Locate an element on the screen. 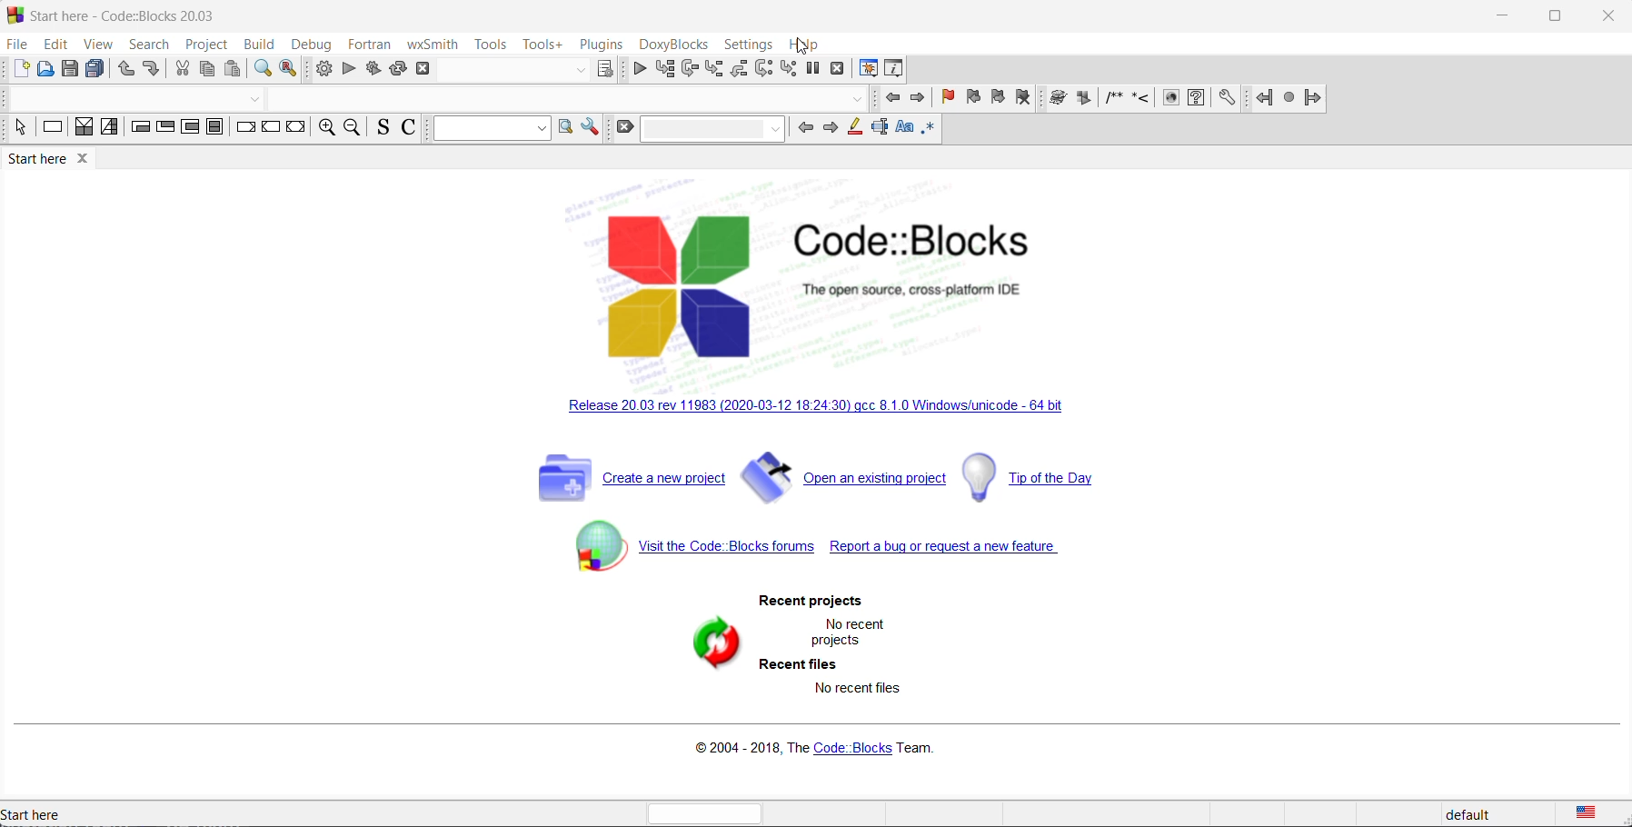 This screenshot has width=1632, height=827. tip day is located at coordinates (1042, 478).